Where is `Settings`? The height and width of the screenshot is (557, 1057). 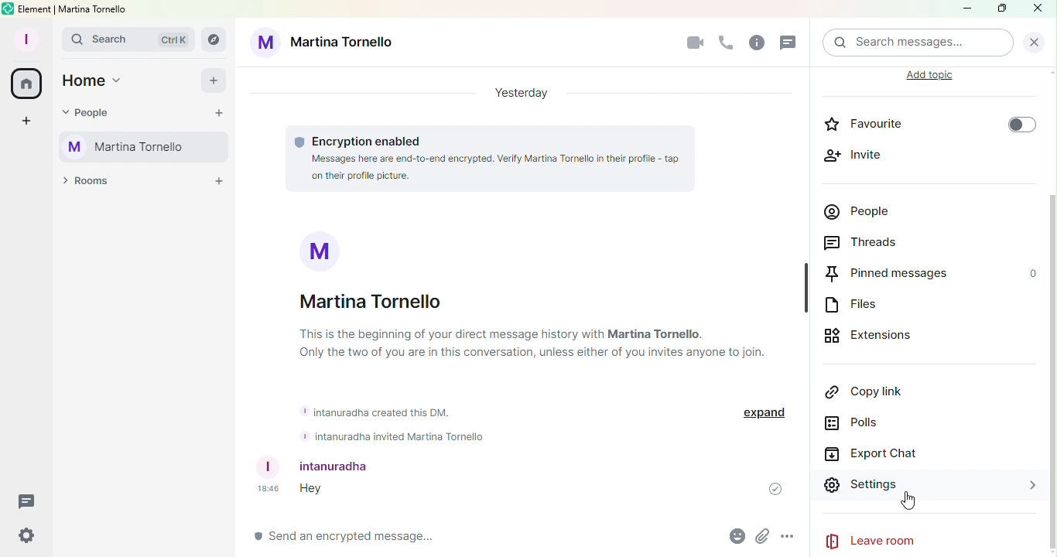 Settings is located at coordinates (936, 485).